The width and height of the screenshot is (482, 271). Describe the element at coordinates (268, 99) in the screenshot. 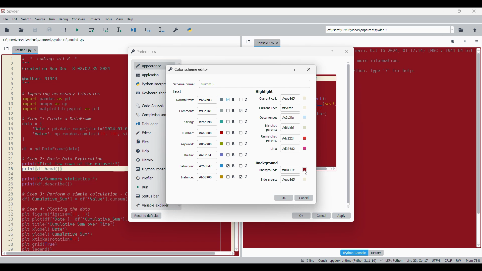

I see `current cell` at that location.